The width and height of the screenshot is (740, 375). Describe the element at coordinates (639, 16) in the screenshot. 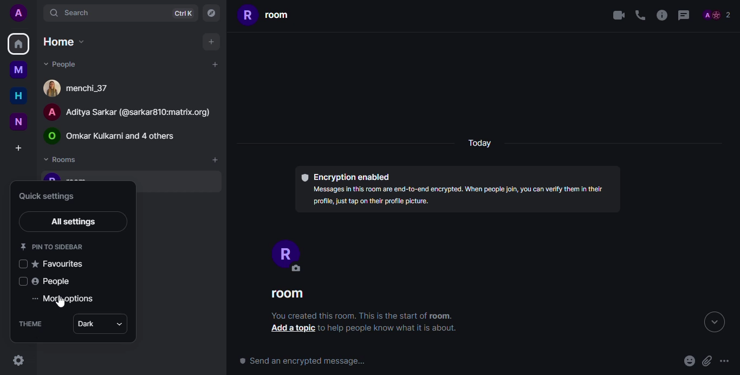

I see `voice call` at that location.